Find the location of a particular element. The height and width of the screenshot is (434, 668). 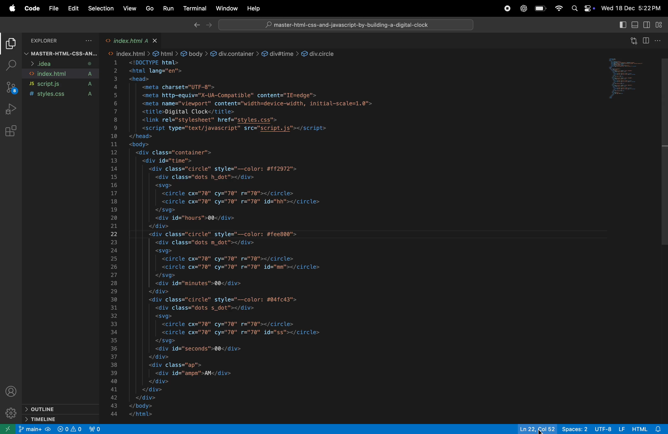

index.html tab is located at coordinates (128, 40).